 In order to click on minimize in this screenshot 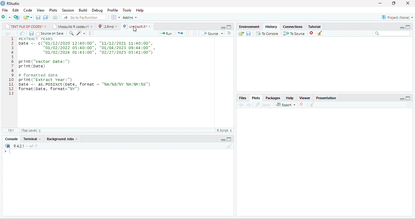, I will do `click(380, 3)`.